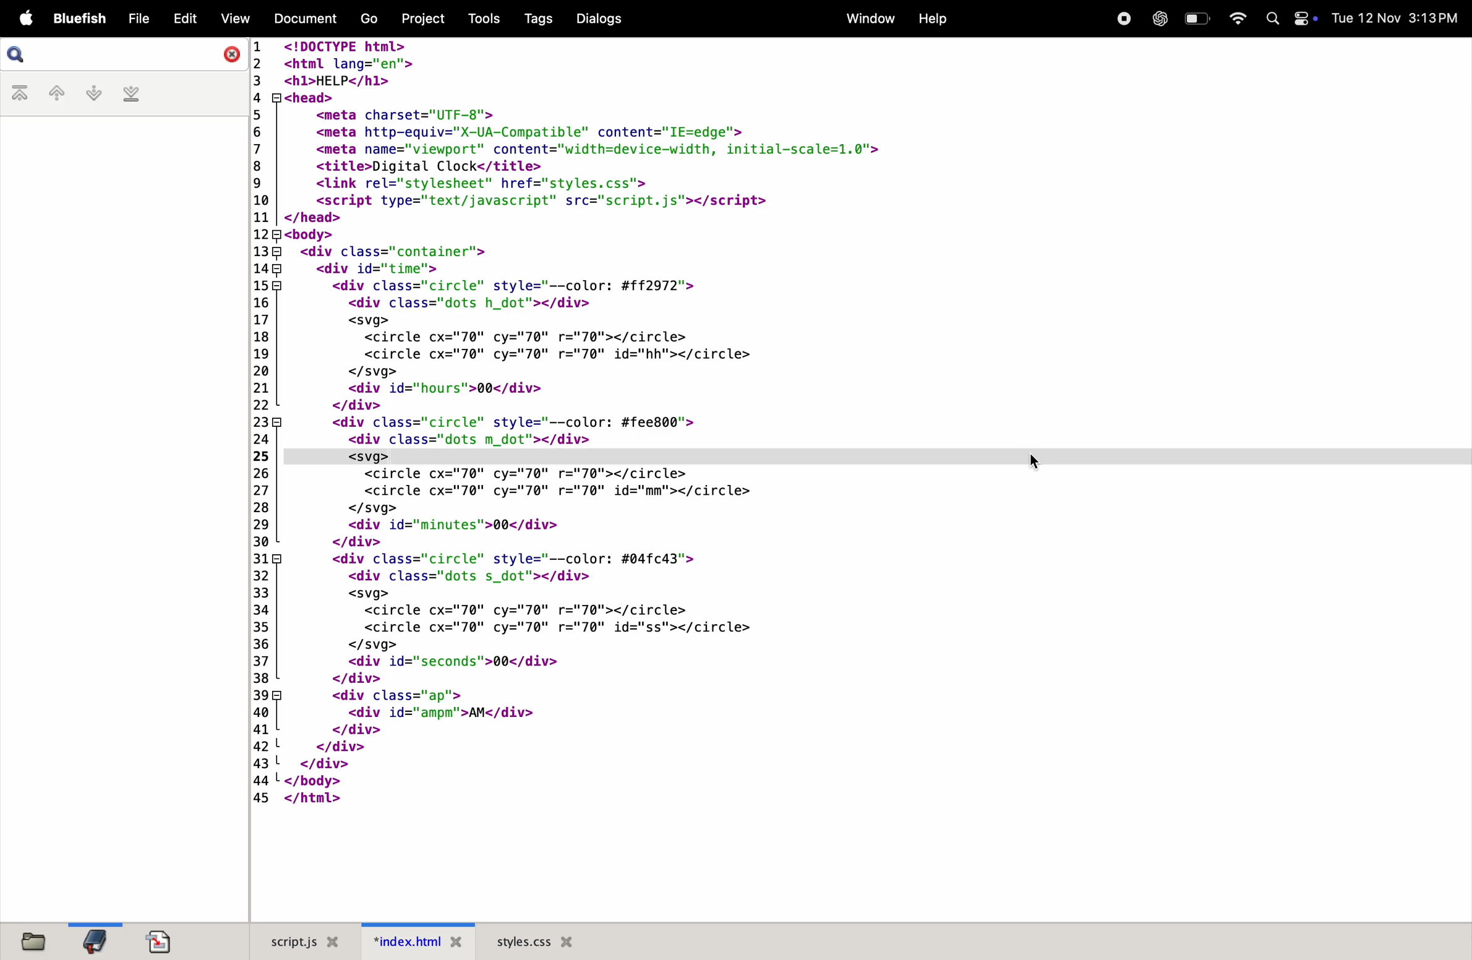 This screenshot has width=1472, height=960. What do you see at coordinates (93, 93) in the screenshot?
I see `next book mark` at bounding box center [93, 93].